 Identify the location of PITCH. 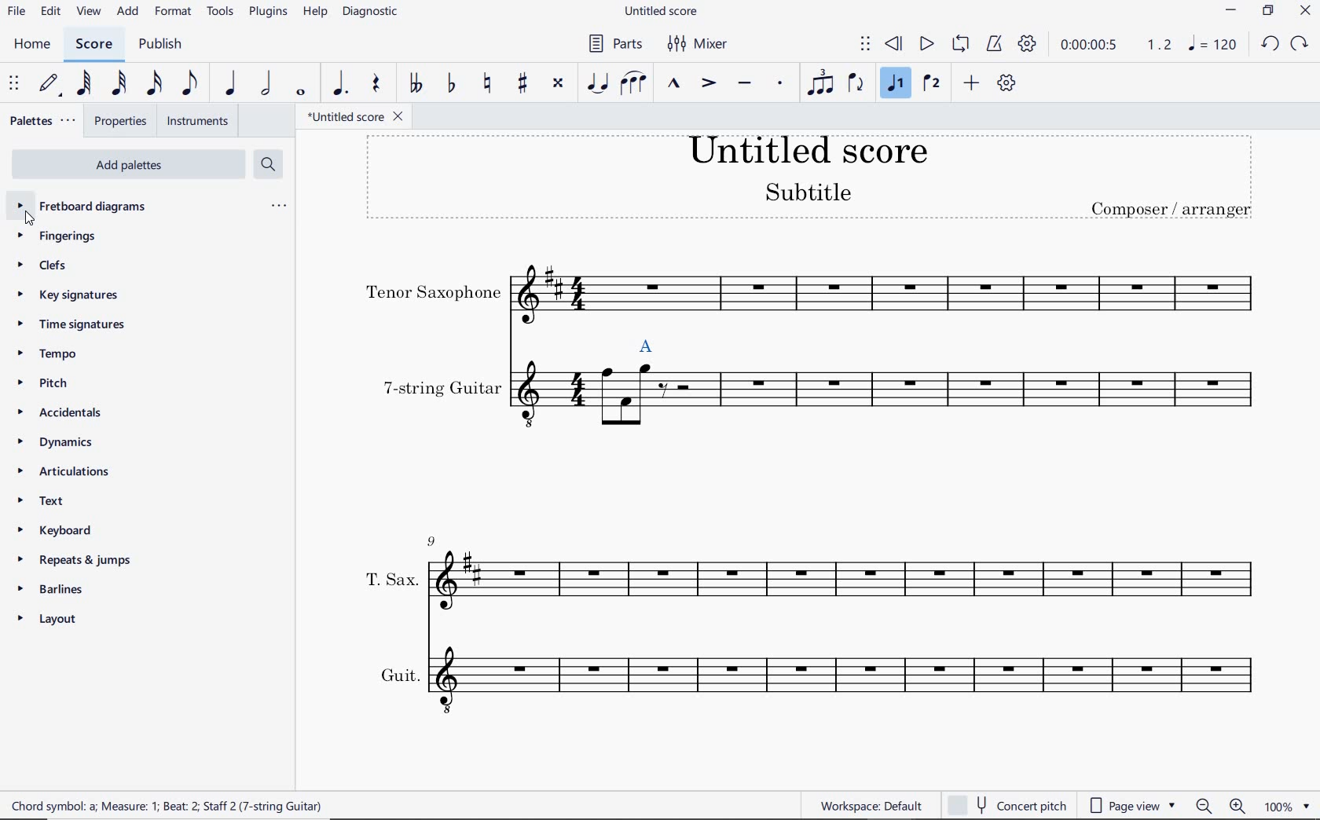
(50, 382).